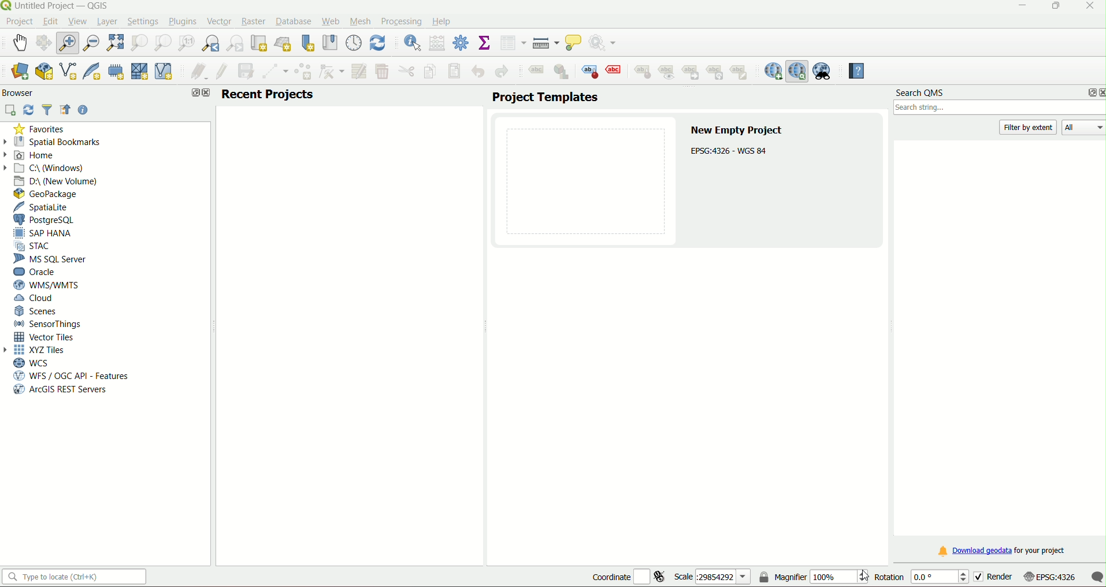 Image resolution: width=1106 pixels, height=587 pixels. What do you see at coordinates (116, 42) in the screenshot?
I see `zoom full` at bounding box center [116, 42].